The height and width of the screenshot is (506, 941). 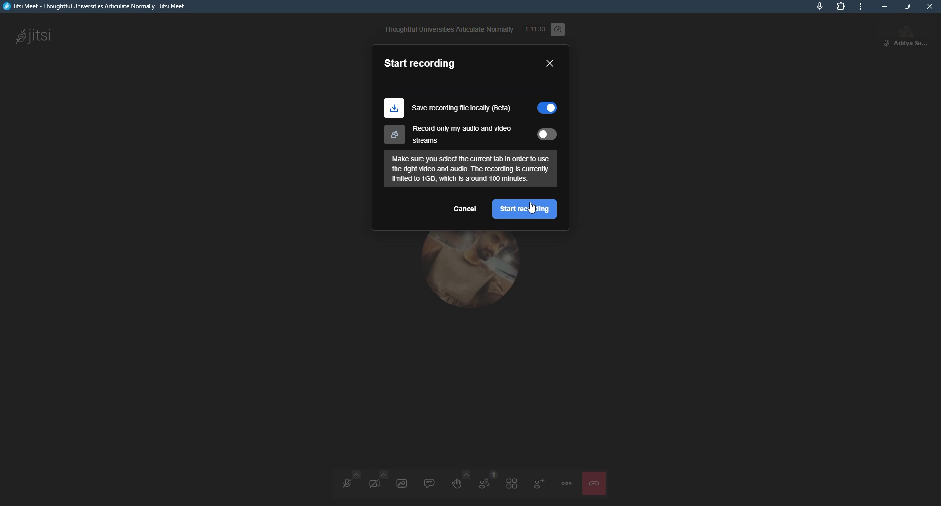 I want to click on menu, so click(x=565, y=482).